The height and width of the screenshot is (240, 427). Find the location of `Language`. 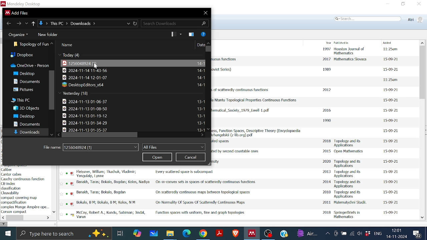

Language is located at coordinates (378, 233).